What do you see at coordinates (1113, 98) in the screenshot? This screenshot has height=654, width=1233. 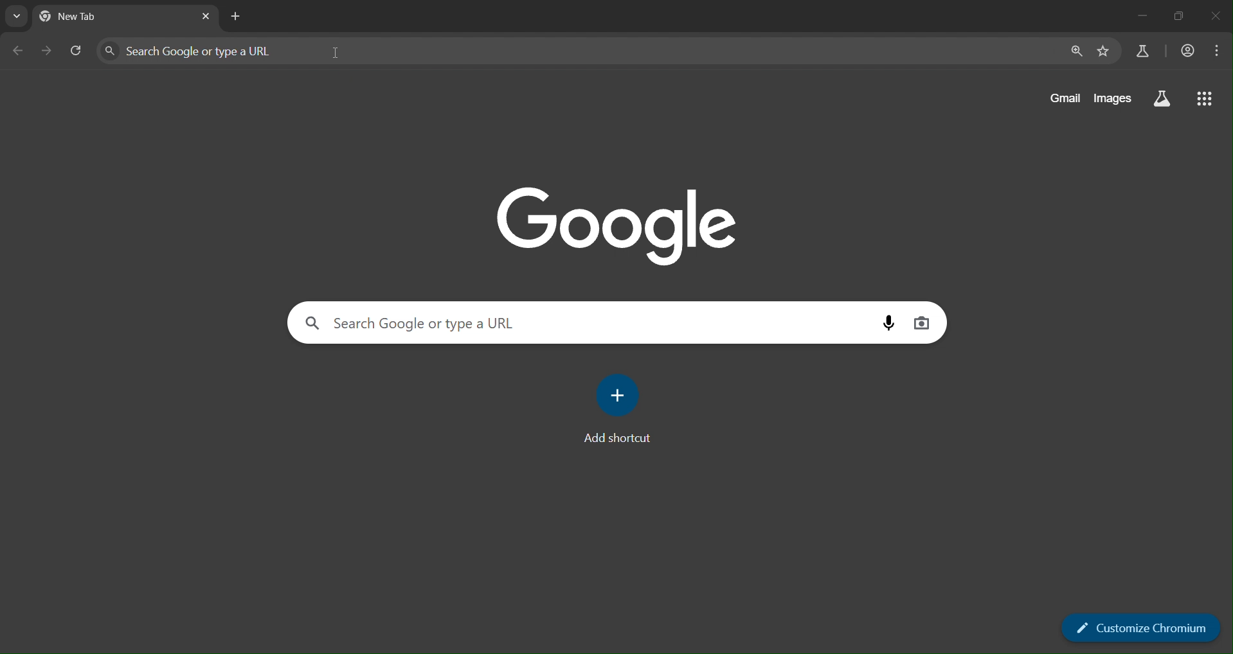 I see `images` at bounding box center [1113, 98].